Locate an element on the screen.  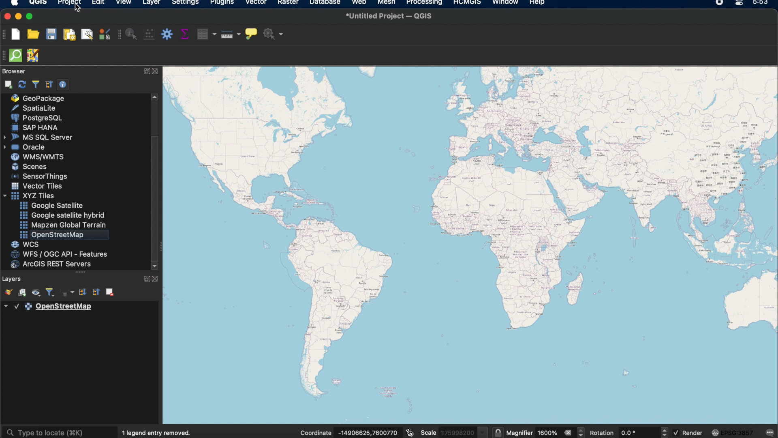
was/ogc api features is located at coordinates (60, 254).